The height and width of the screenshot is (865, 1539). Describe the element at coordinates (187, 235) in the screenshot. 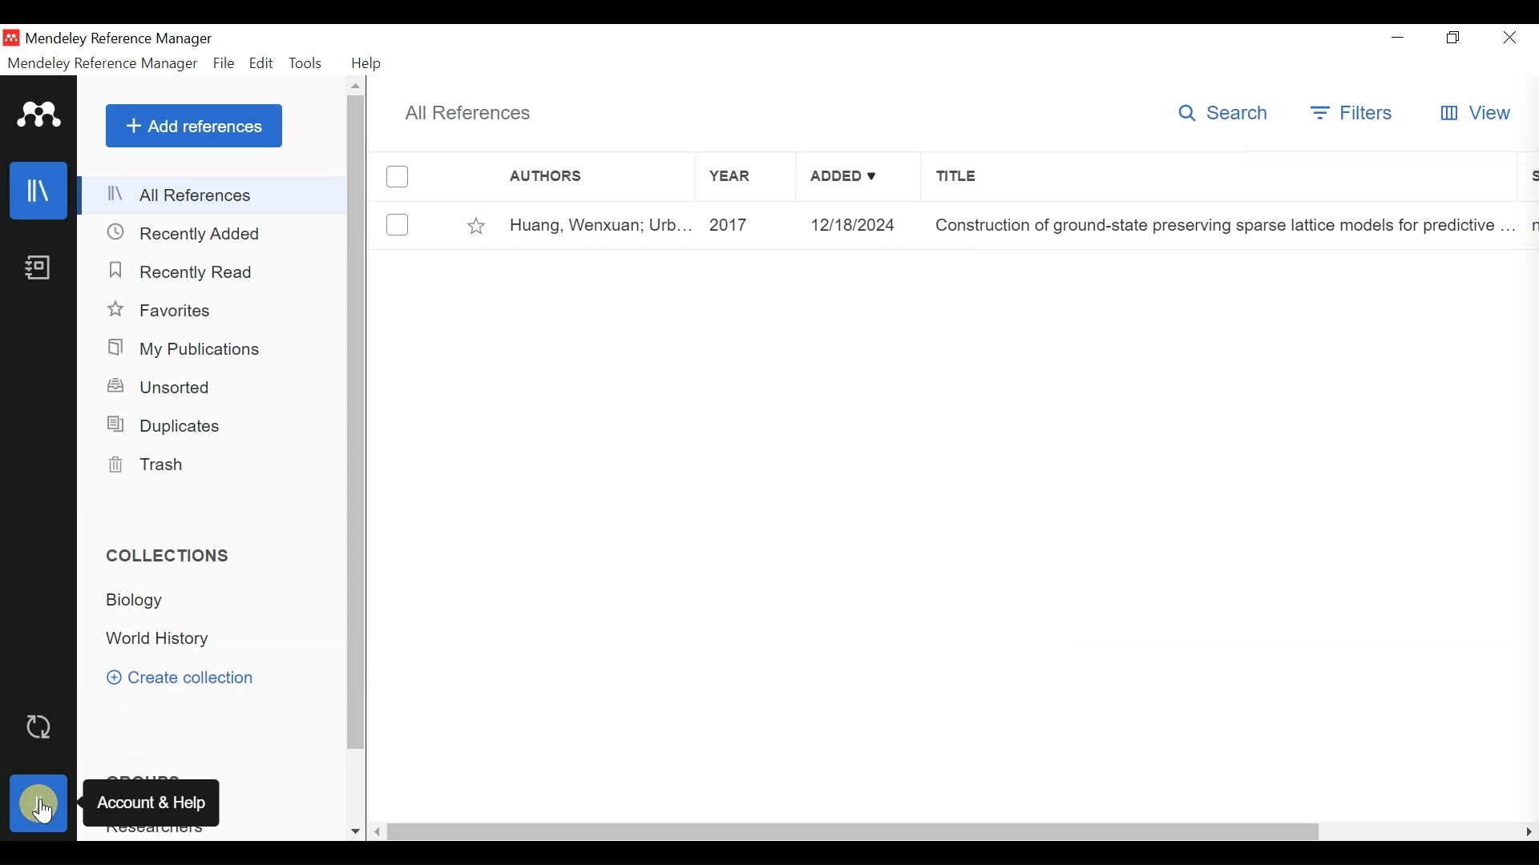

I see `Recently Added` at that location.